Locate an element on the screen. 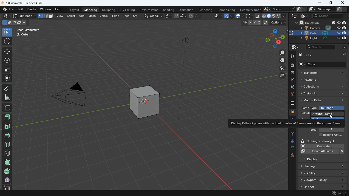 The image size is (349, 196). animation is located at coordinates (187, 10).